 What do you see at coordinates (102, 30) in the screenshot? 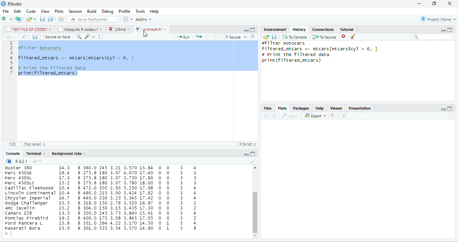
I see `close` at bounding box center [102, 30].